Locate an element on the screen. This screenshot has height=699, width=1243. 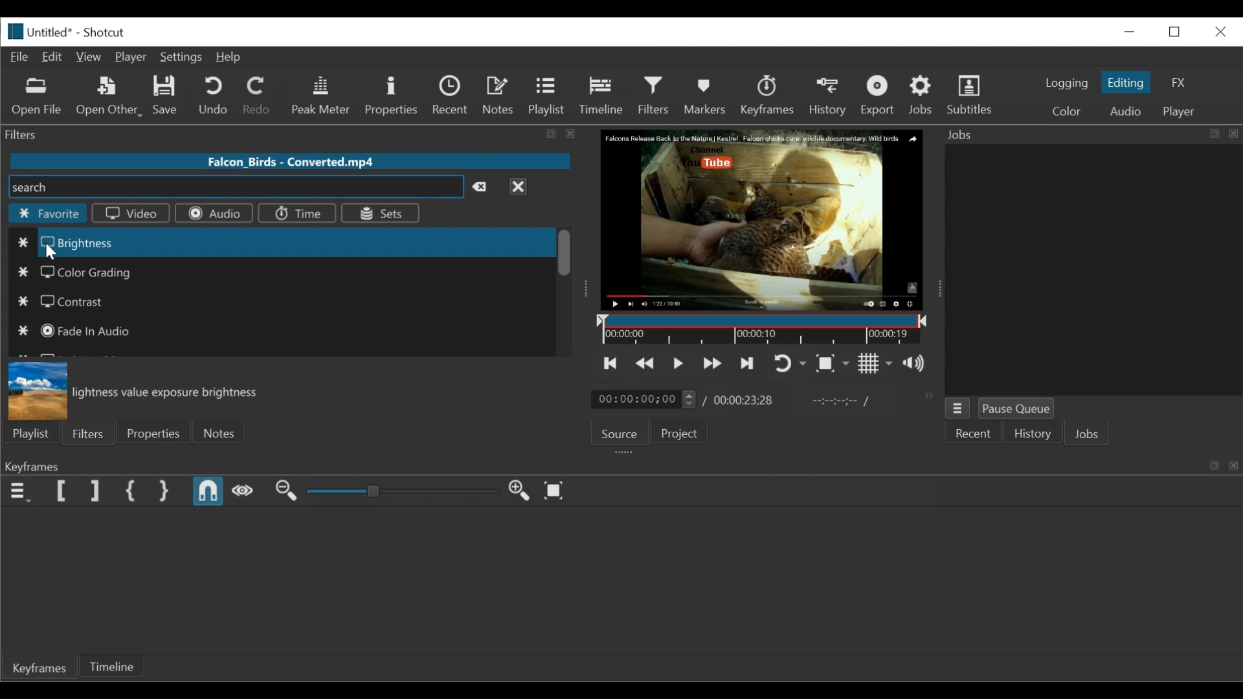
Audio is located at coordinates (1128, 111).